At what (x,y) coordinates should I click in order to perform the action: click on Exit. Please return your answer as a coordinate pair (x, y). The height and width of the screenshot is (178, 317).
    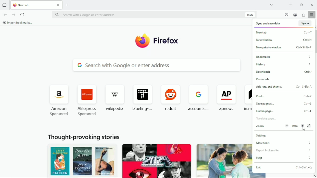
    Looking at the image, I should click on (285, 168).